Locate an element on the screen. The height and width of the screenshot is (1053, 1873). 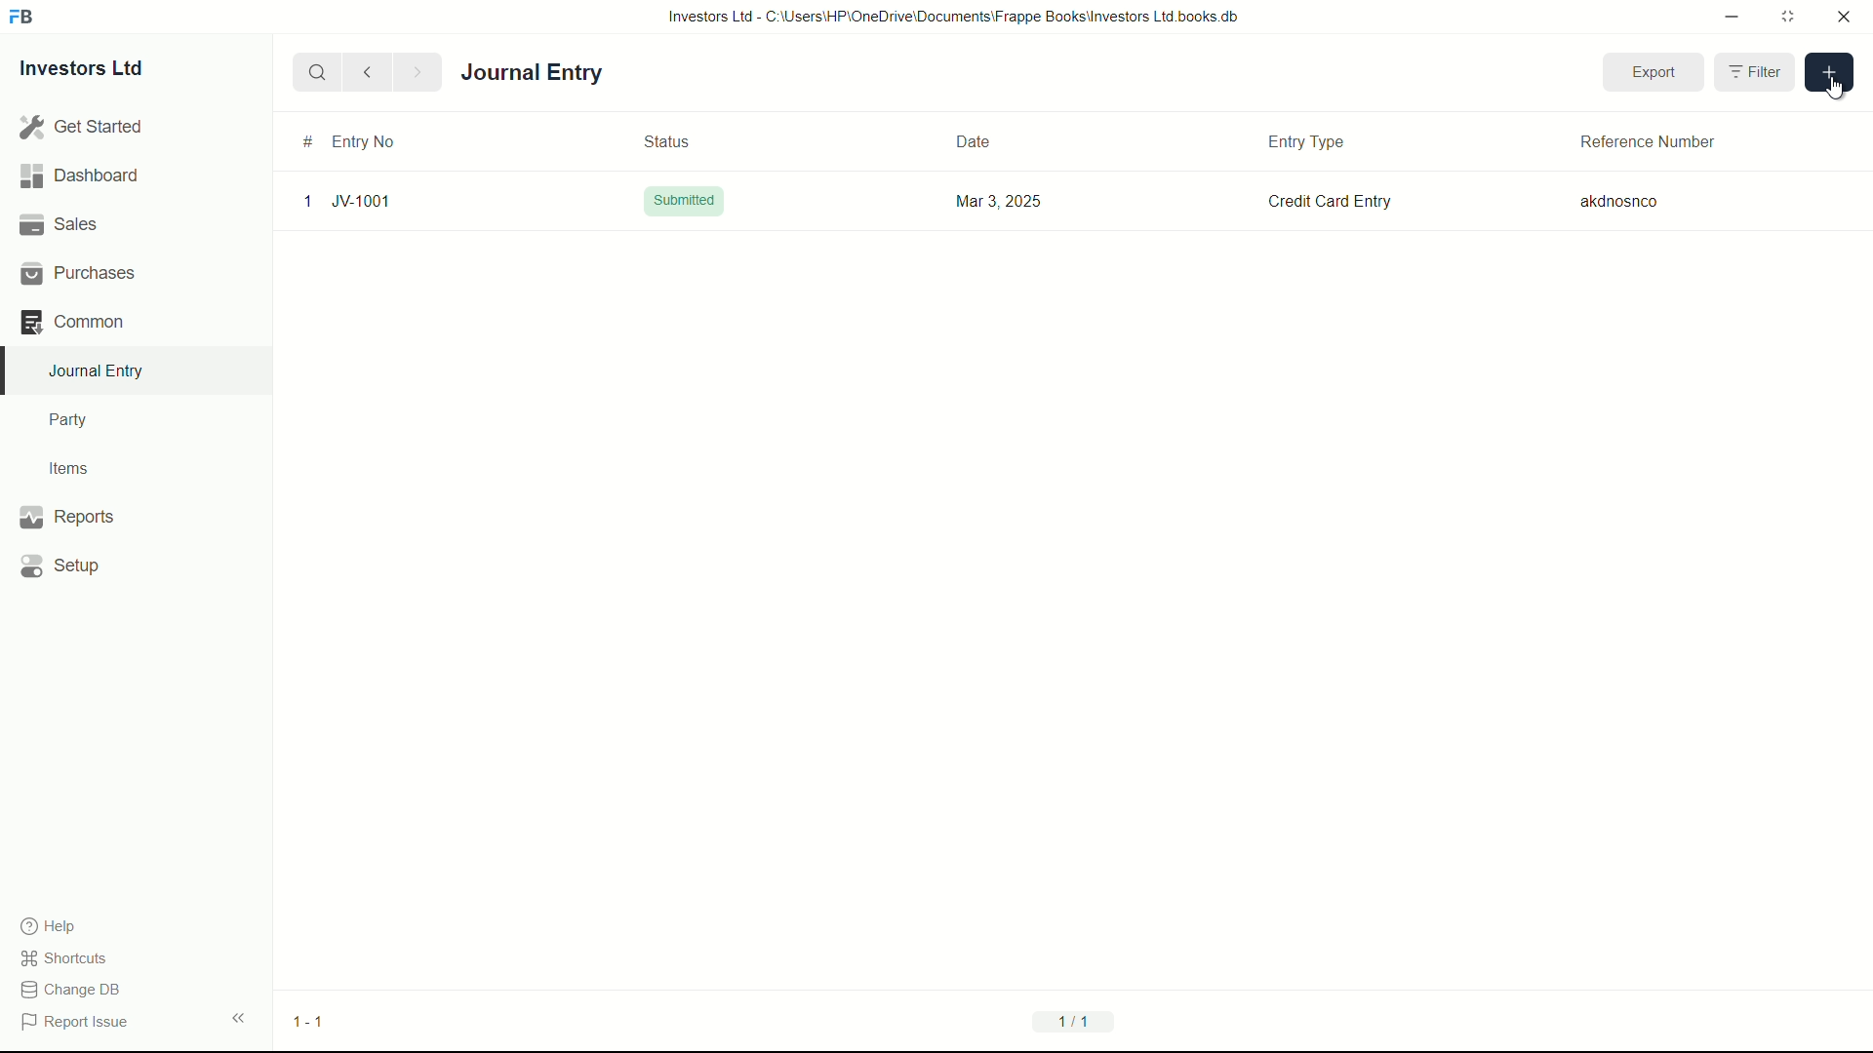
Next is located at coordinates (414, 72).